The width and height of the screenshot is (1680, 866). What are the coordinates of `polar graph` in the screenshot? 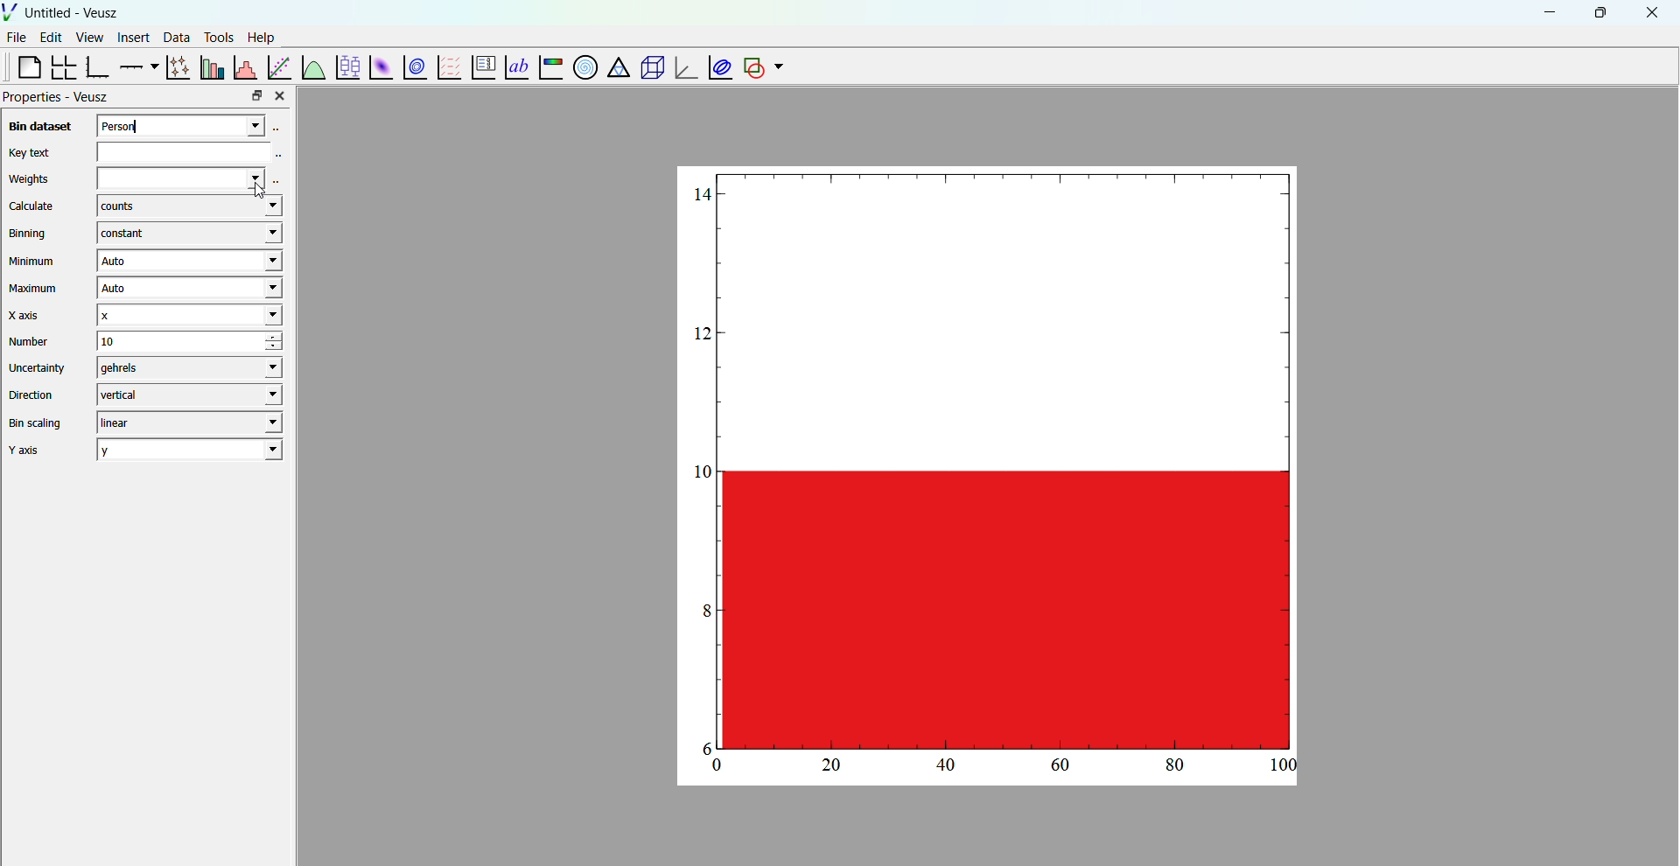 It's located at (582, 66).